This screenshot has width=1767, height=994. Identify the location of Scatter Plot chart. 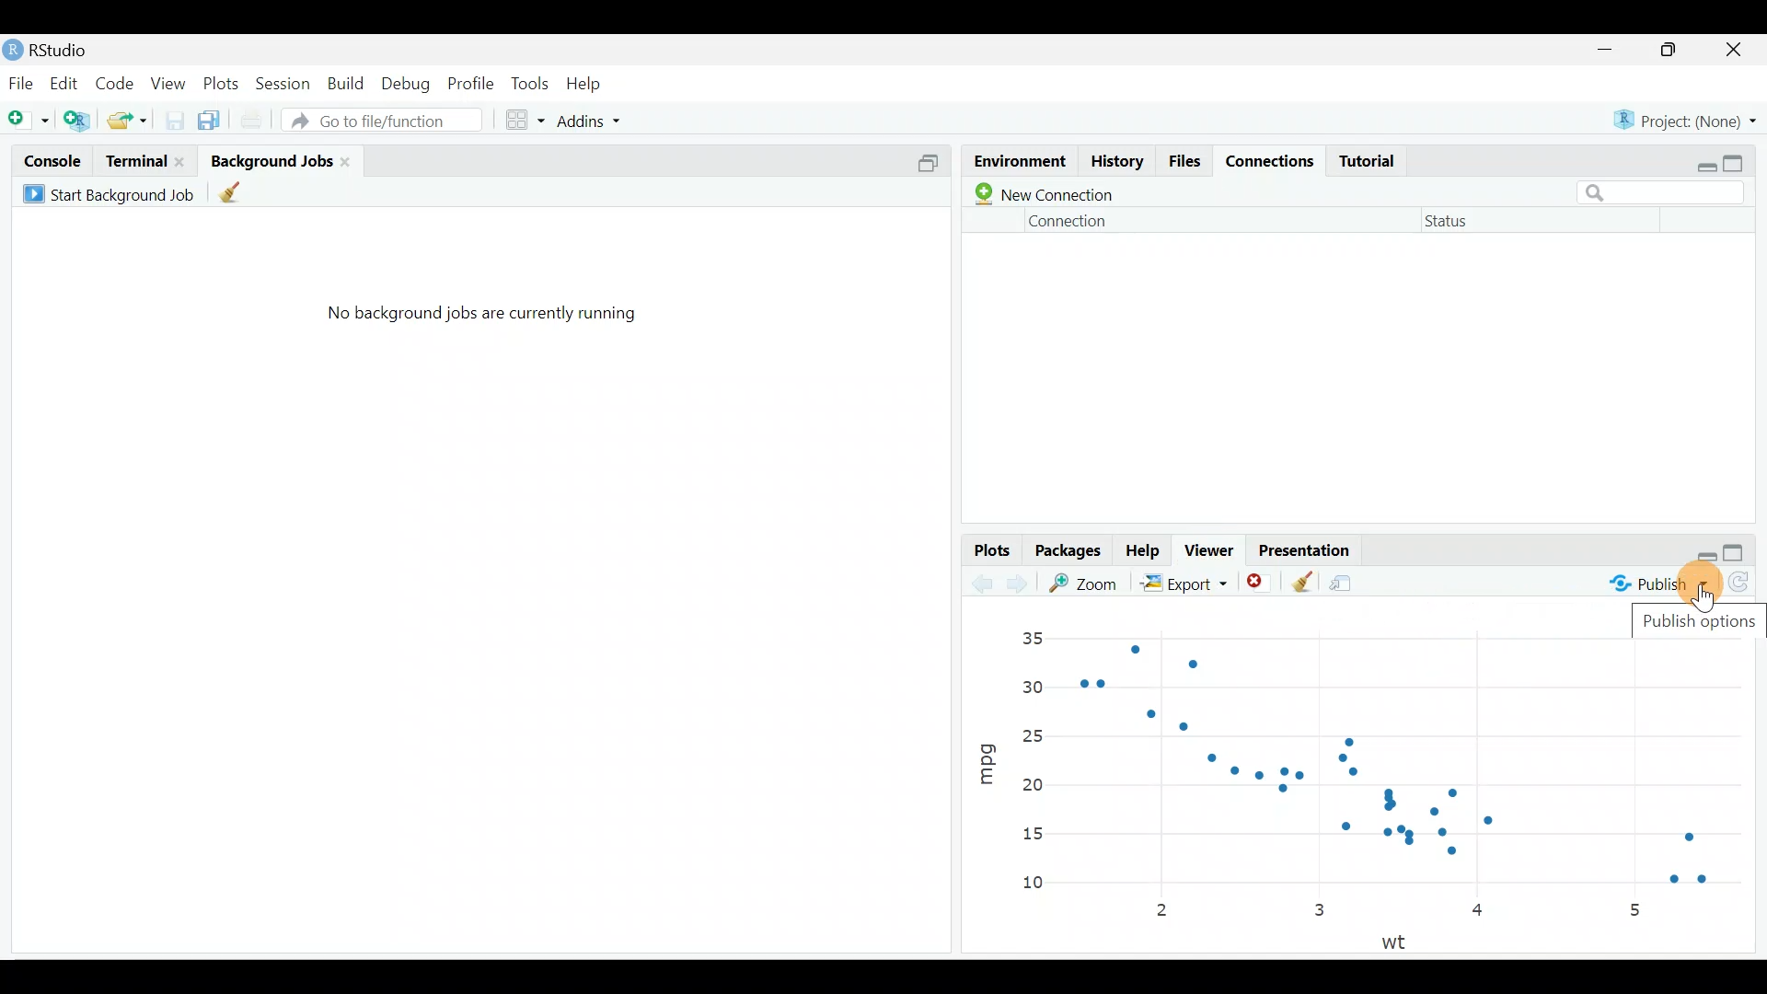
(1415, 767).